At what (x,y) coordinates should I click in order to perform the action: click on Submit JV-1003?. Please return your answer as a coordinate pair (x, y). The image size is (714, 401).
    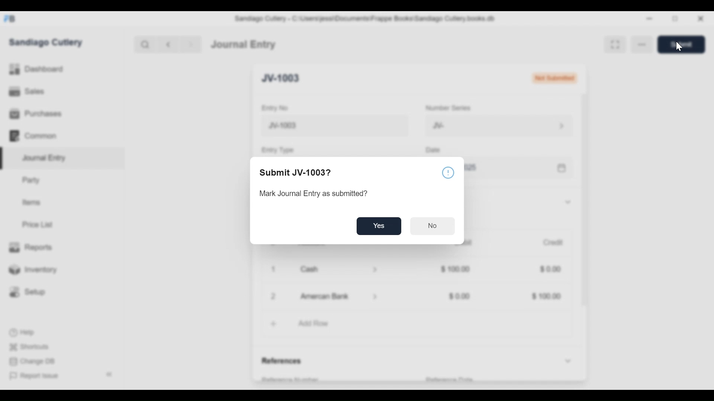
    Looking at the image, I should click on (298, 173).